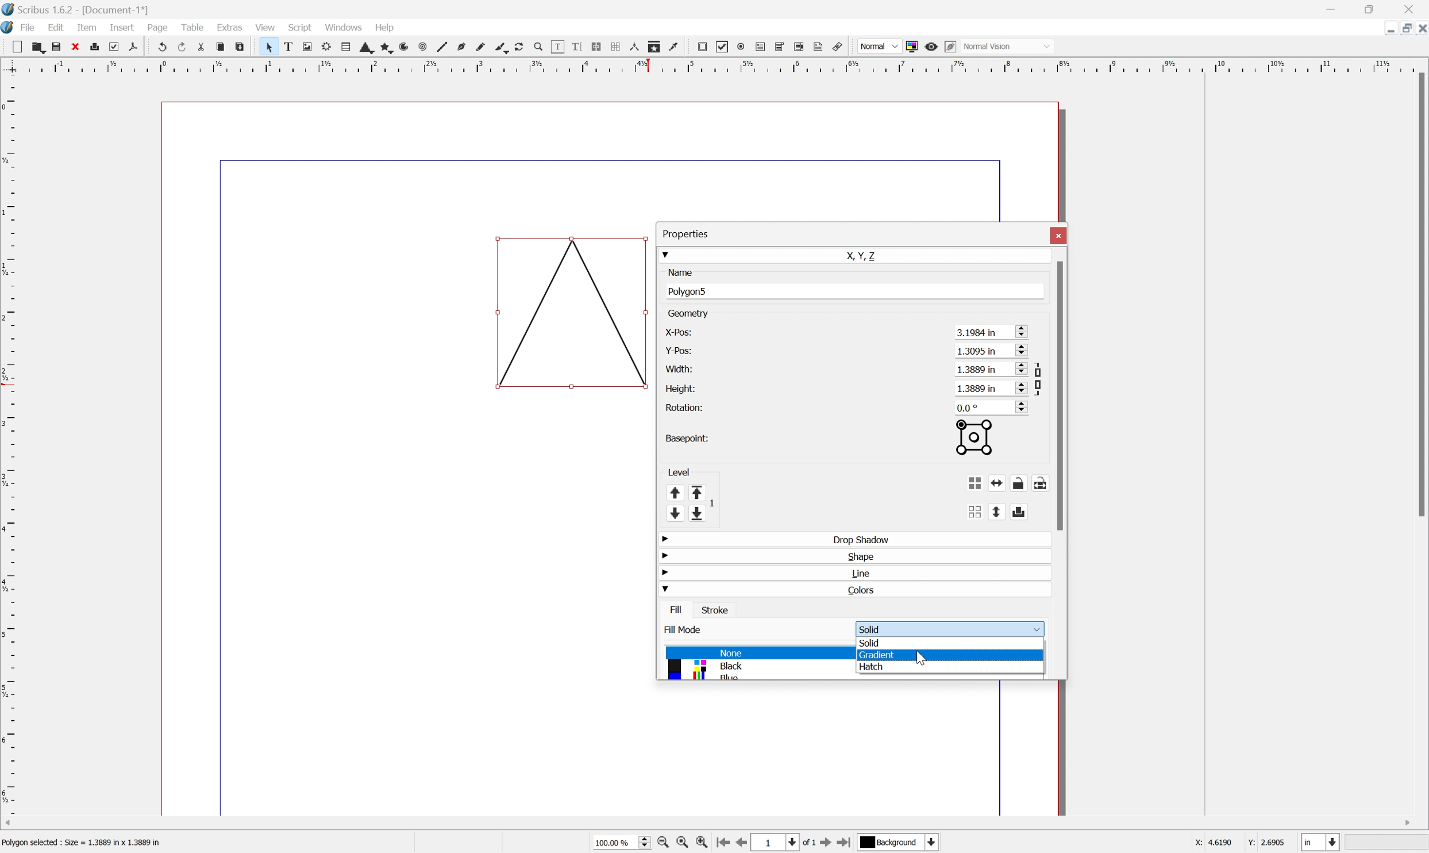 This screenshot has width=1429, height=853. Describe the element at coordinates (739, 47) in the screenshot. I see `PDF radio button` at that location.